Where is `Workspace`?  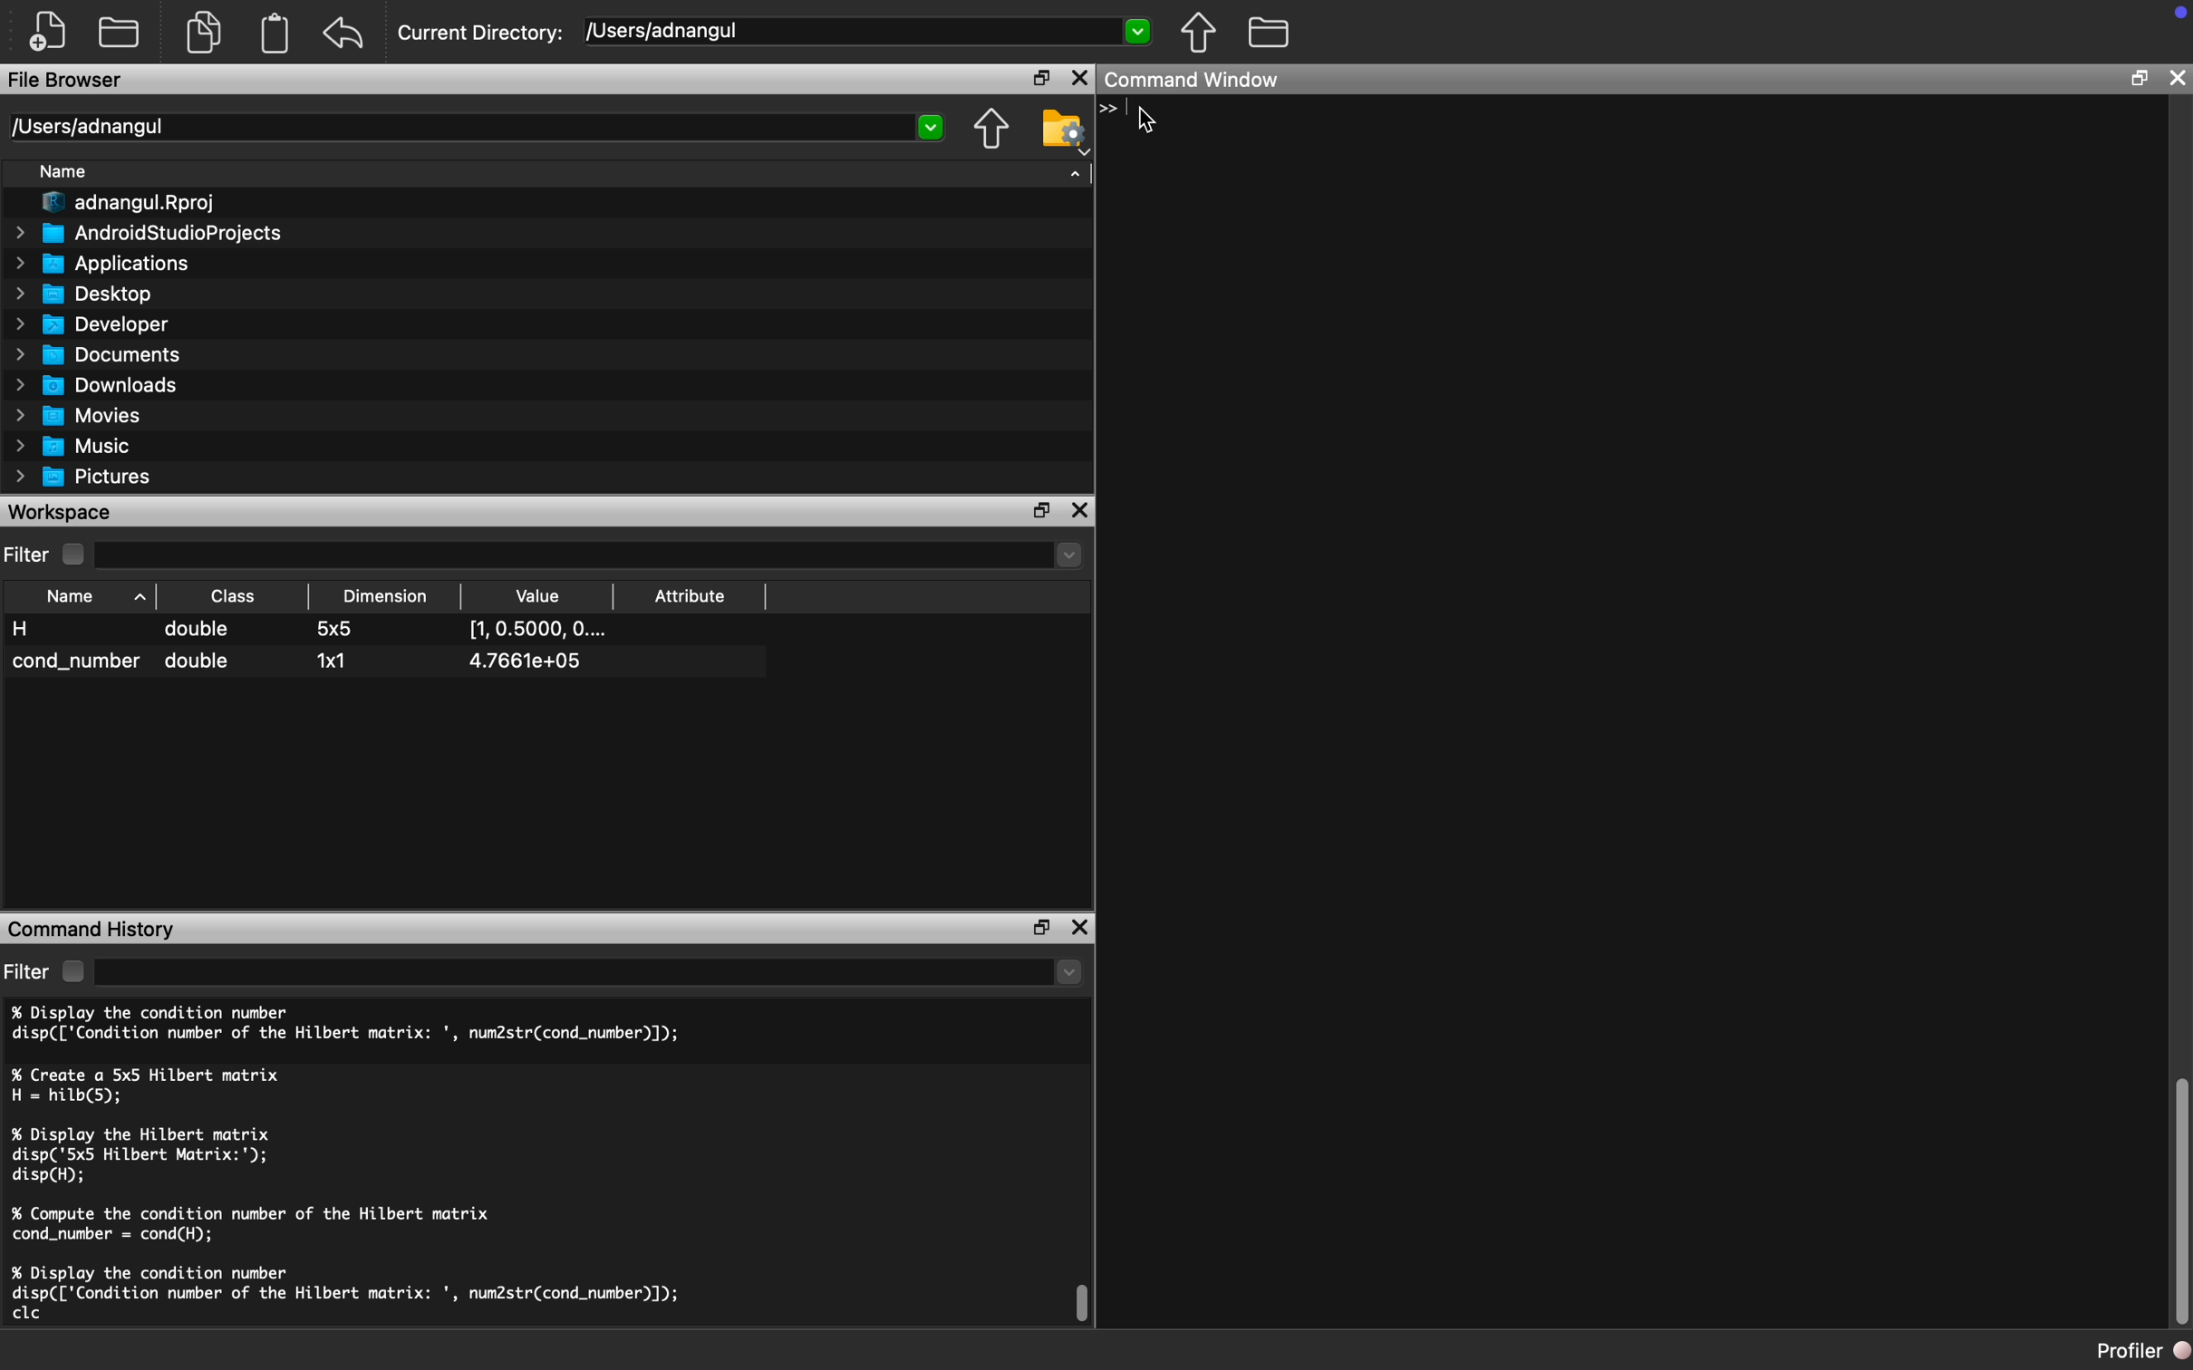
Workspace is located at coordinates (65, 511).